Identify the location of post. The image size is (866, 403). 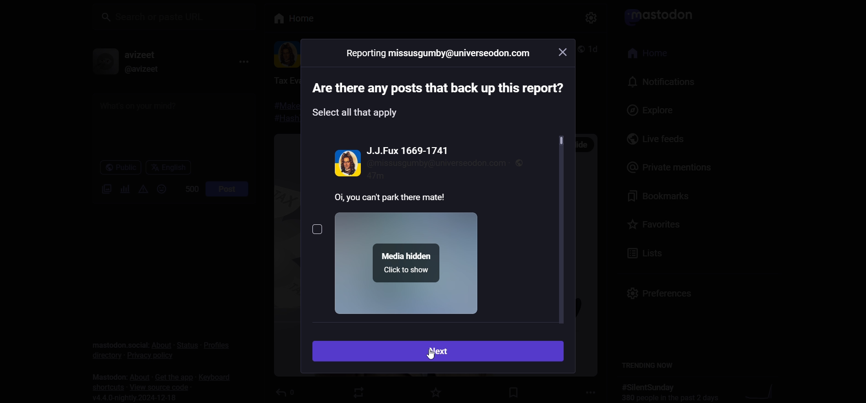
(442, 230).